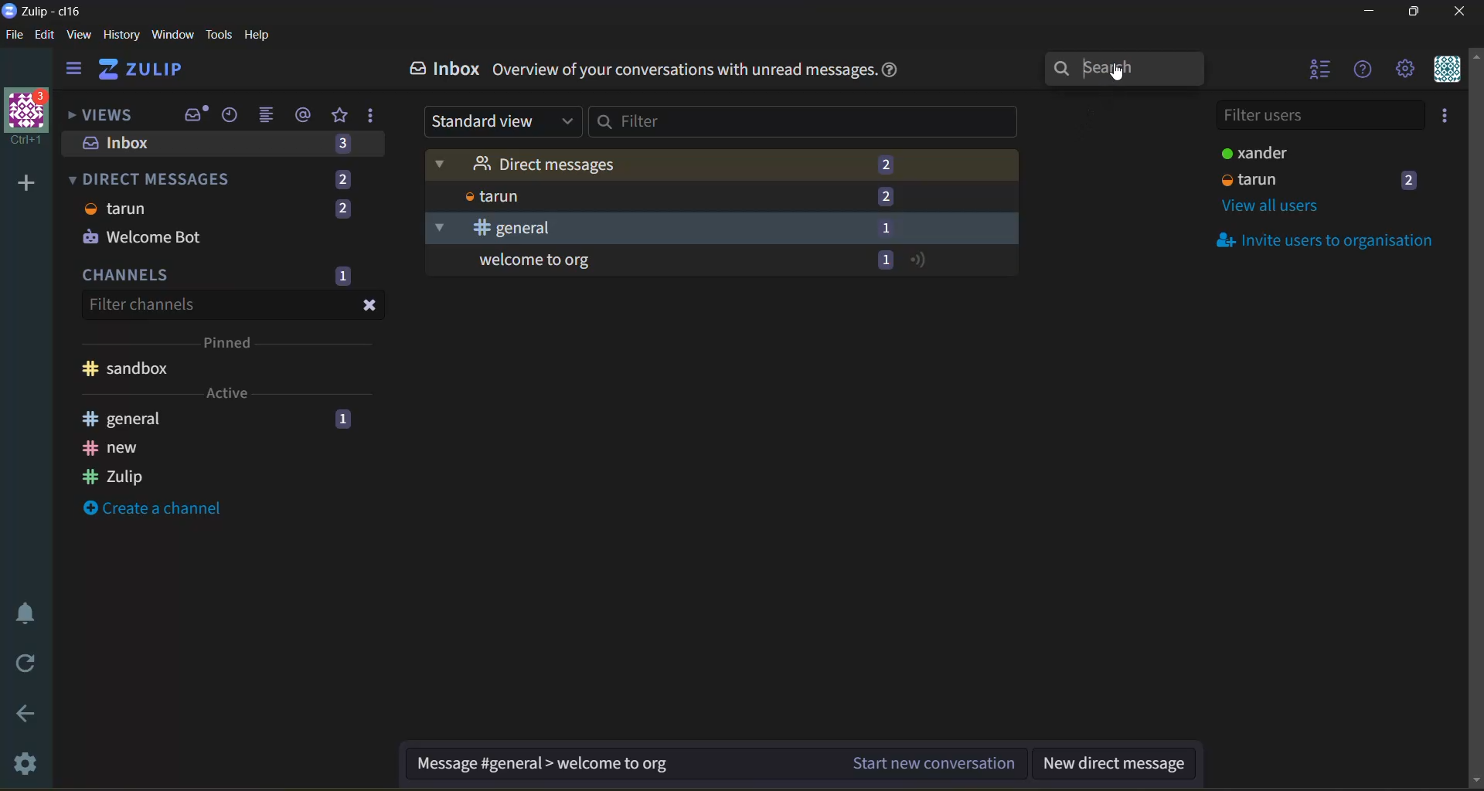 The image size is (1484, 791). I want to click on tarun, so click(489, 196).